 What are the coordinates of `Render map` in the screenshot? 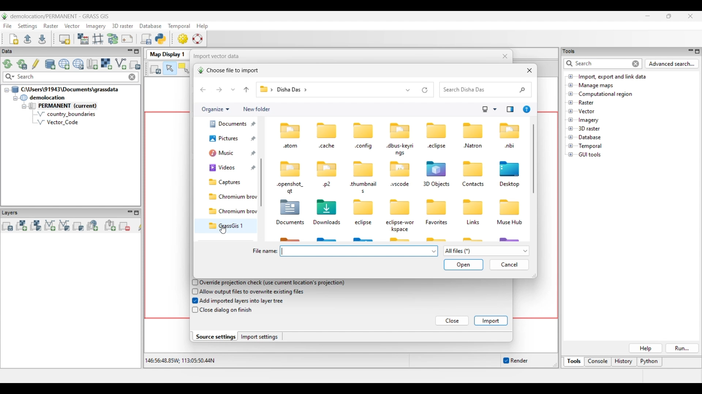 It's located at (156, 69).